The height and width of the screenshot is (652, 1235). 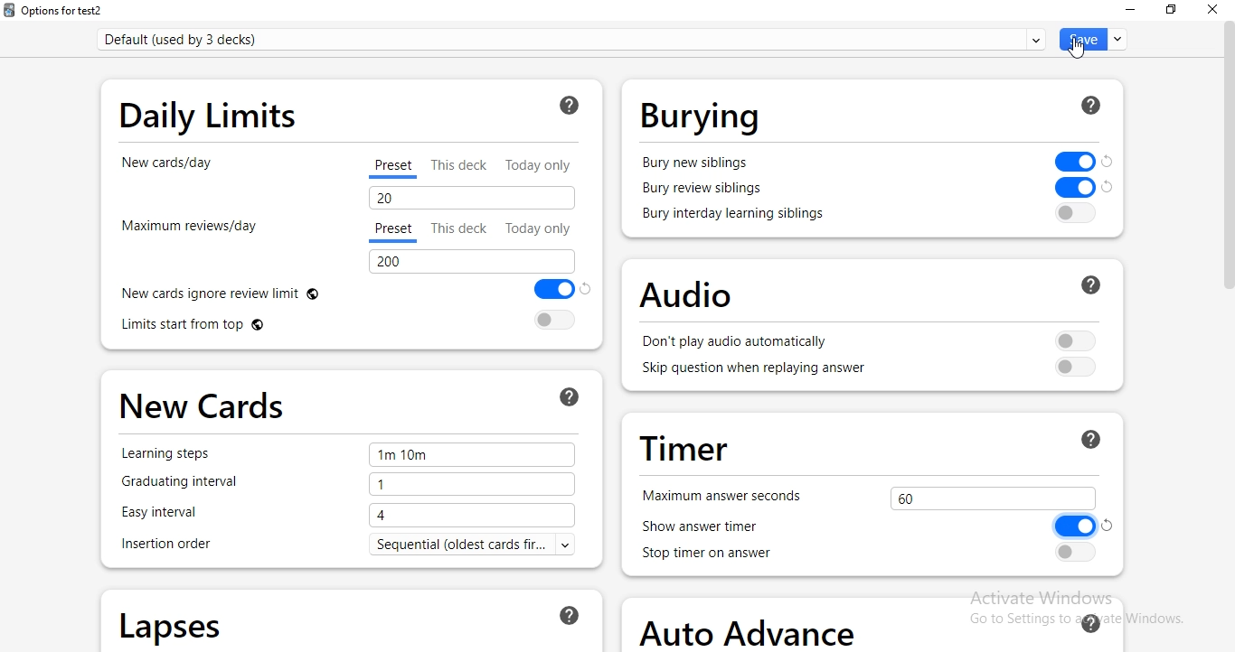 I want to click on 20, so click(x=469, y=197).